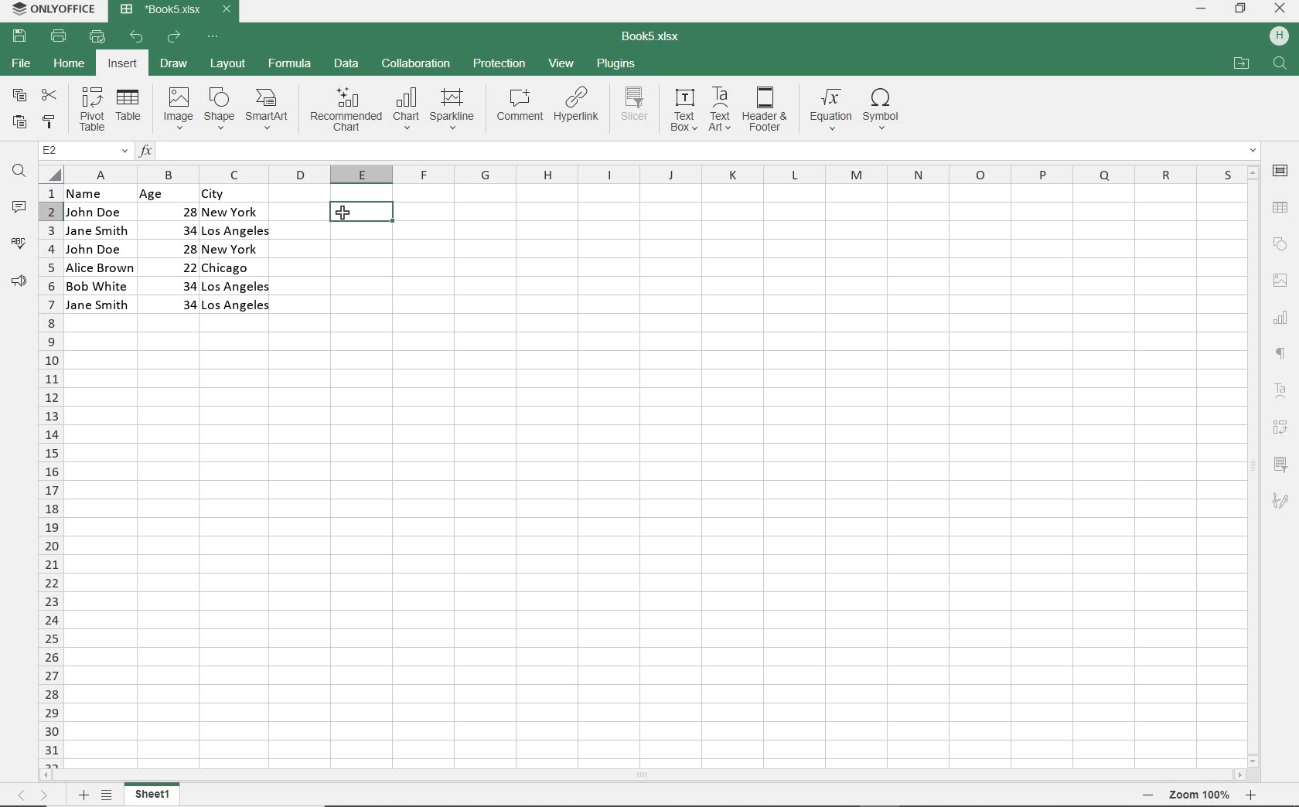  I want to click on RECOMMENDED CHART, so click(345, 111).